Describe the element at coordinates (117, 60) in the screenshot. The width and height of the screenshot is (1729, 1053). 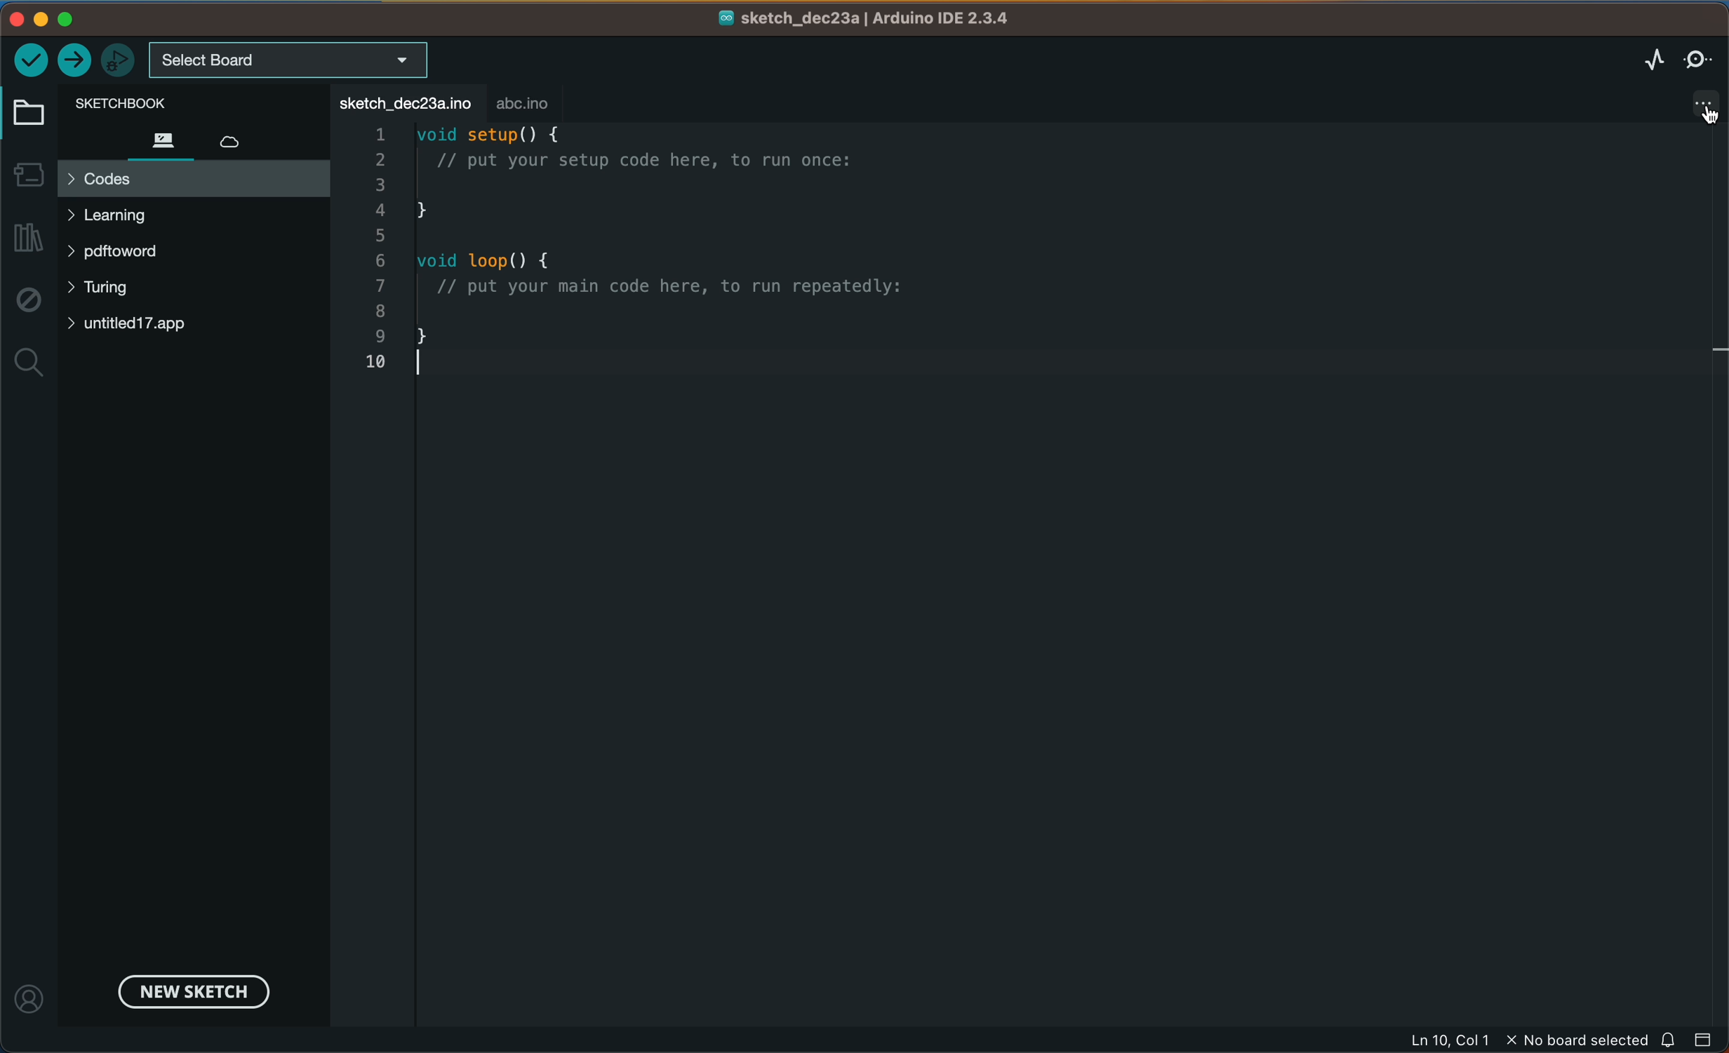
I see `debugger` at that location.